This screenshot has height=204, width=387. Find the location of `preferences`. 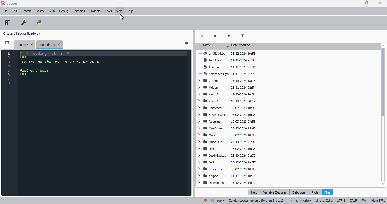

preferences is located at coordinates (24, 23).